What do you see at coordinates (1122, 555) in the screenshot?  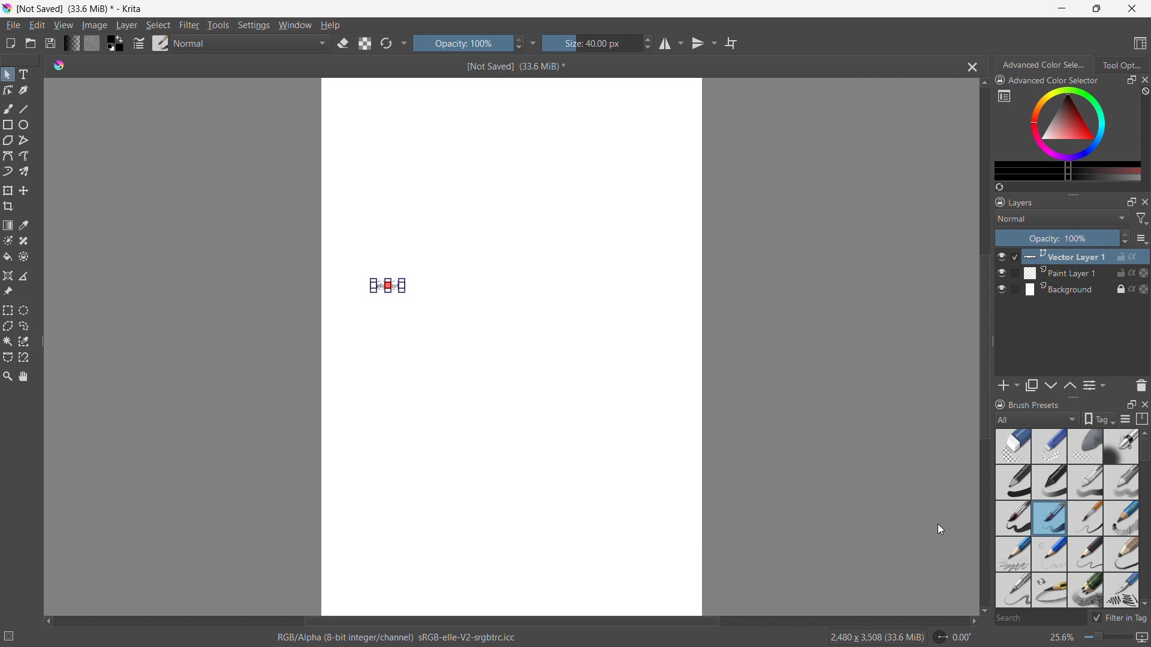 I see `bold pencil` at bounding box center [1122, 555].